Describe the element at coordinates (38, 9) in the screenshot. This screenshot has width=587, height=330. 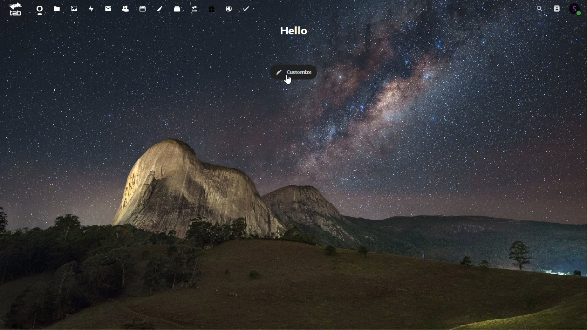
I see `Dashboard` at that location.